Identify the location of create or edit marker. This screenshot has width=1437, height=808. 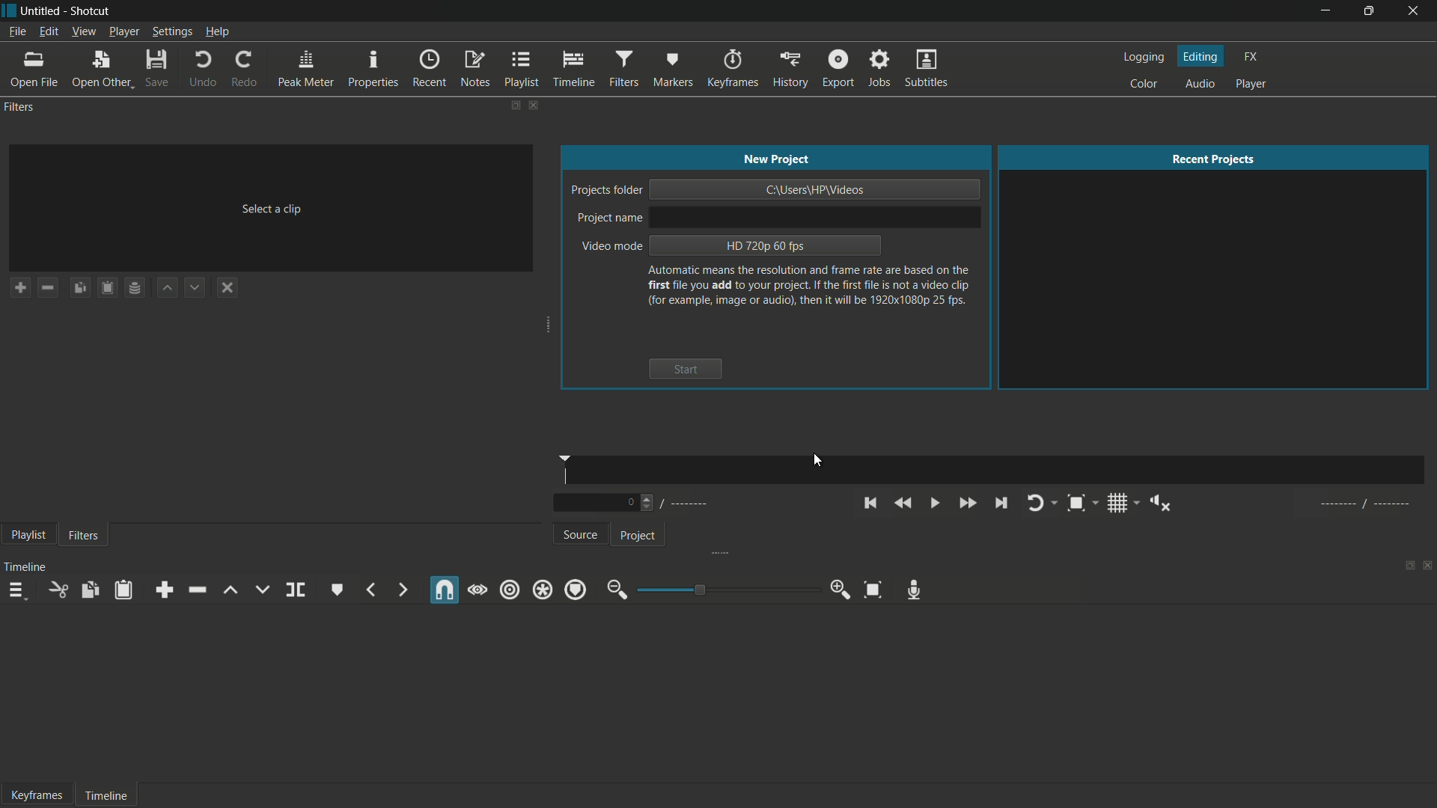
(335, 589).